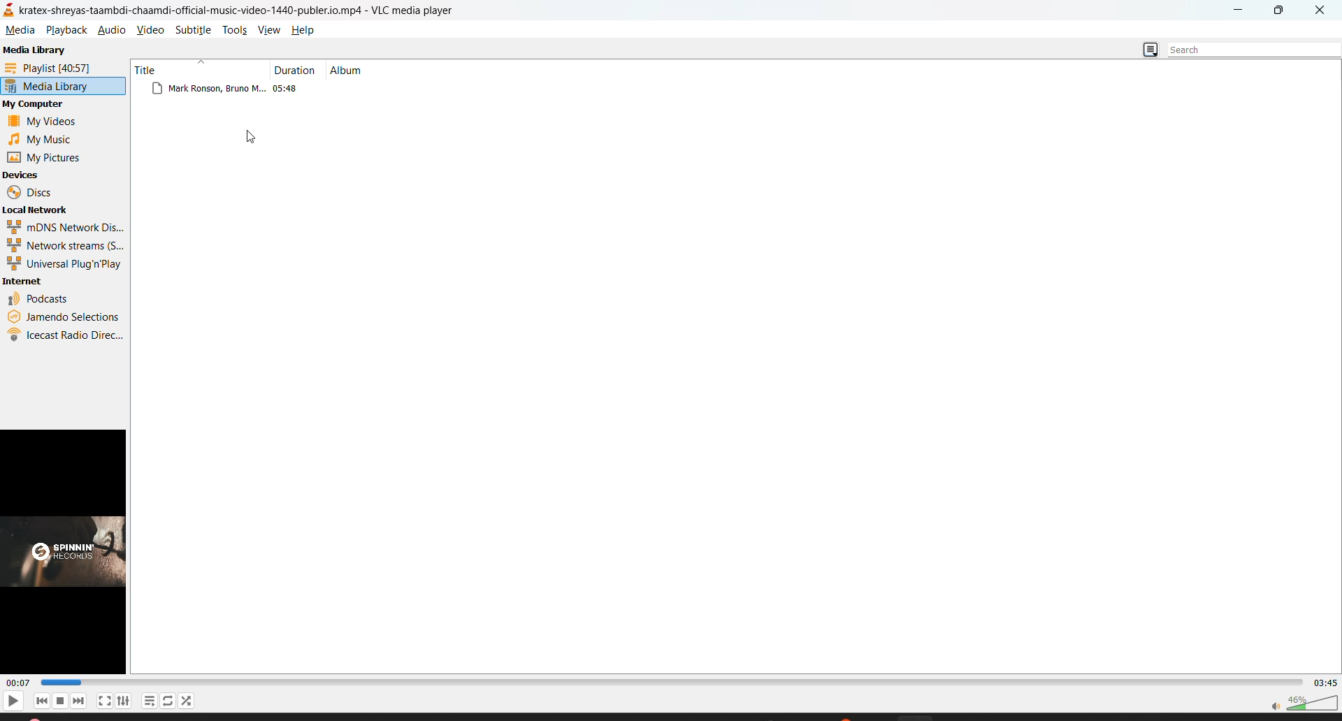 The height and width of the screenshot is (721, 1342). Describe the element at coordinates (48, 123) in the screenshot. I see `videos` at that location.